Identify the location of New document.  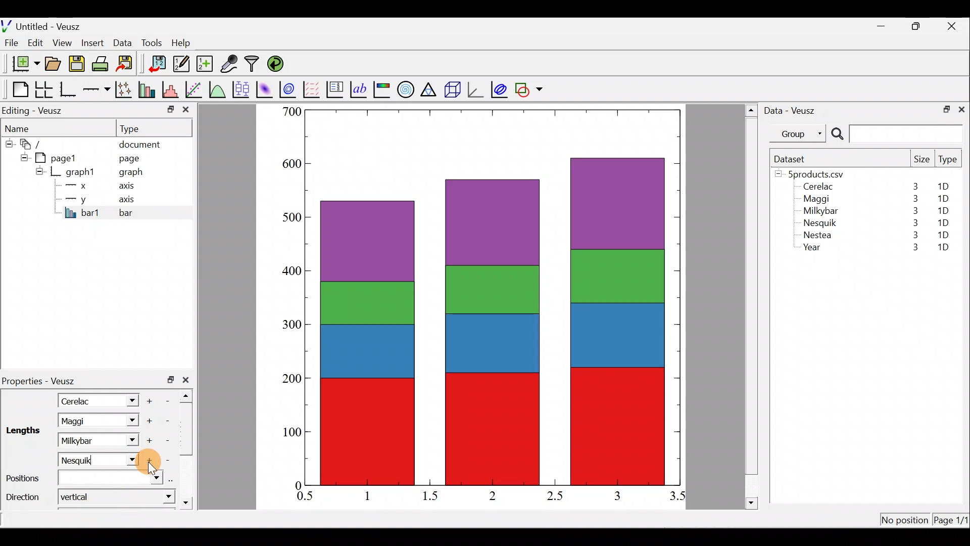
(22, 64).